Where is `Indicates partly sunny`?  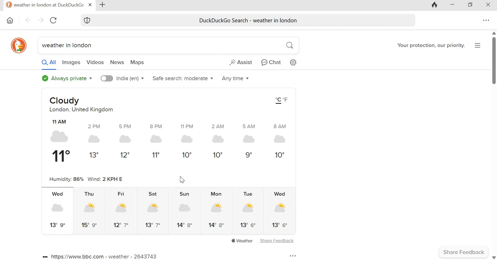 Indicates partly sunny is located at coordinates (248, 208).